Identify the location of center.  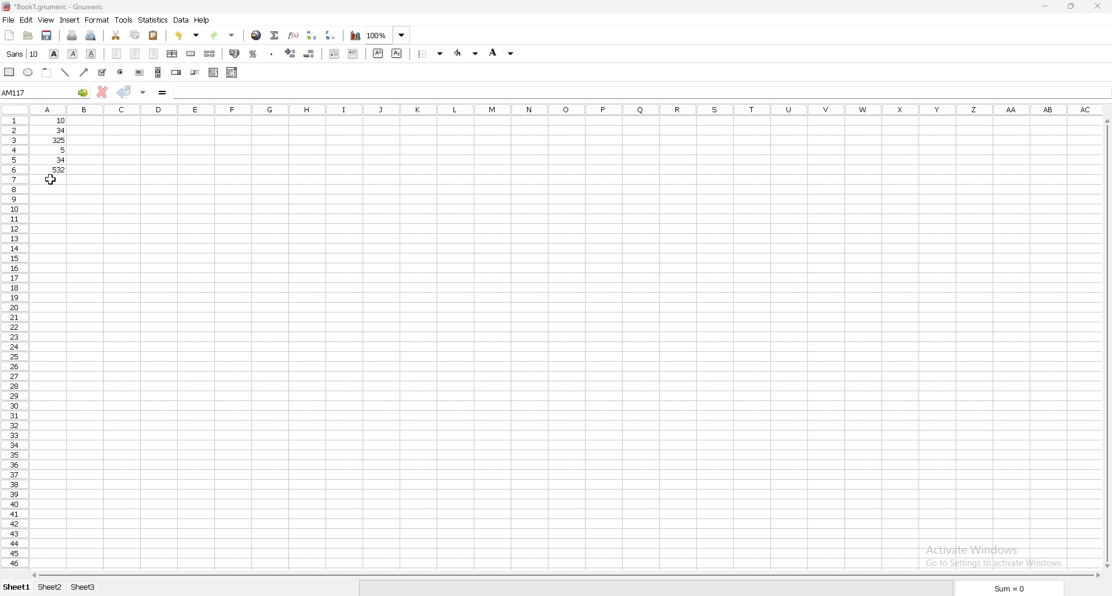
(136, 53).